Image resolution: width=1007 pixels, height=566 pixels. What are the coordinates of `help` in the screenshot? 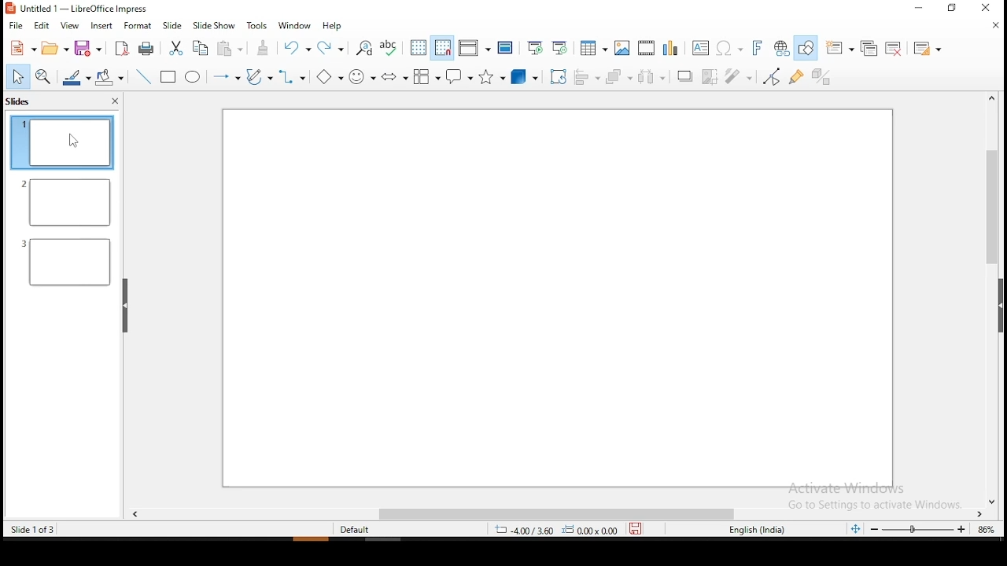 It's located at (332, 25).